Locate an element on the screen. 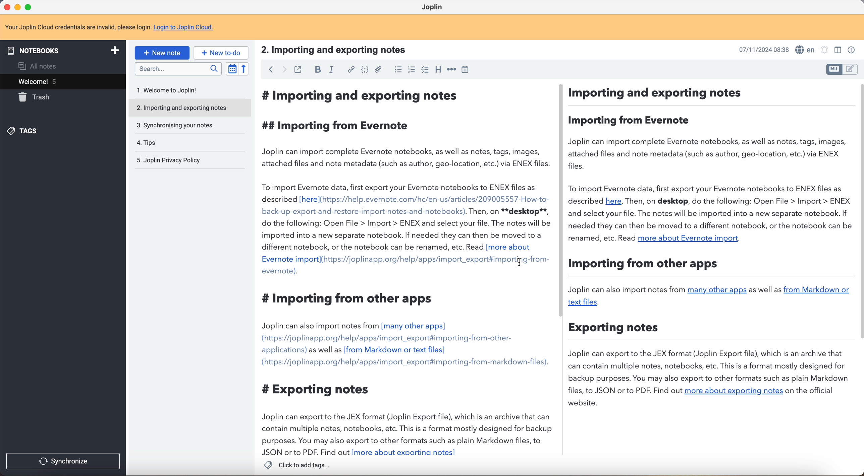  bulleted list is located at coordinates (396, 70).